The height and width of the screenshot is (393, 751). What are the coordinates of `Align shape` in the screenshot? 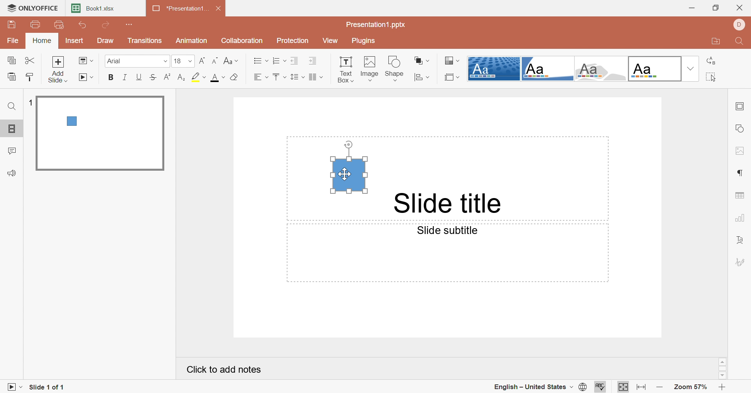 It's located at (422, 77).